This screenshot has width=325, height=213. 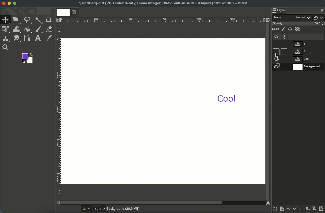 I want to click on Close, so click(x=321, y=209).